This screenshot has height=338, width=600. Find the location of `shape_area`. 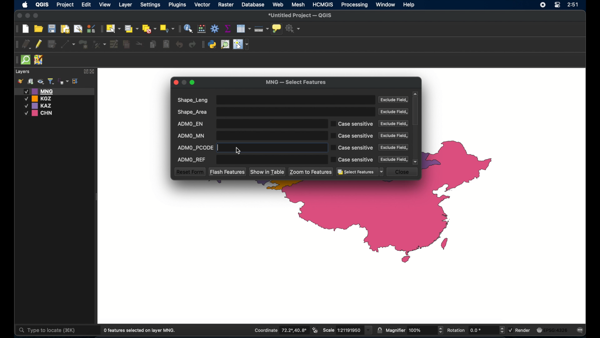

shape_area is located at coordinates (275, 112).